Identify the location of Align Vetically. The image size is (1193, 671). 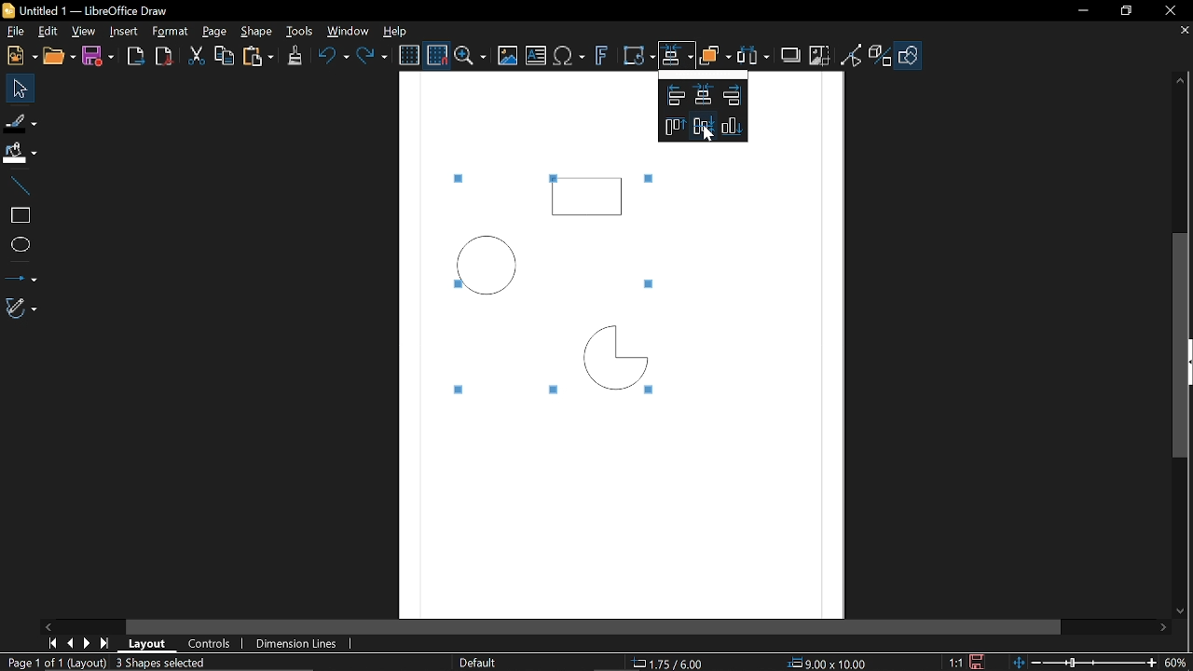
(704, 95).